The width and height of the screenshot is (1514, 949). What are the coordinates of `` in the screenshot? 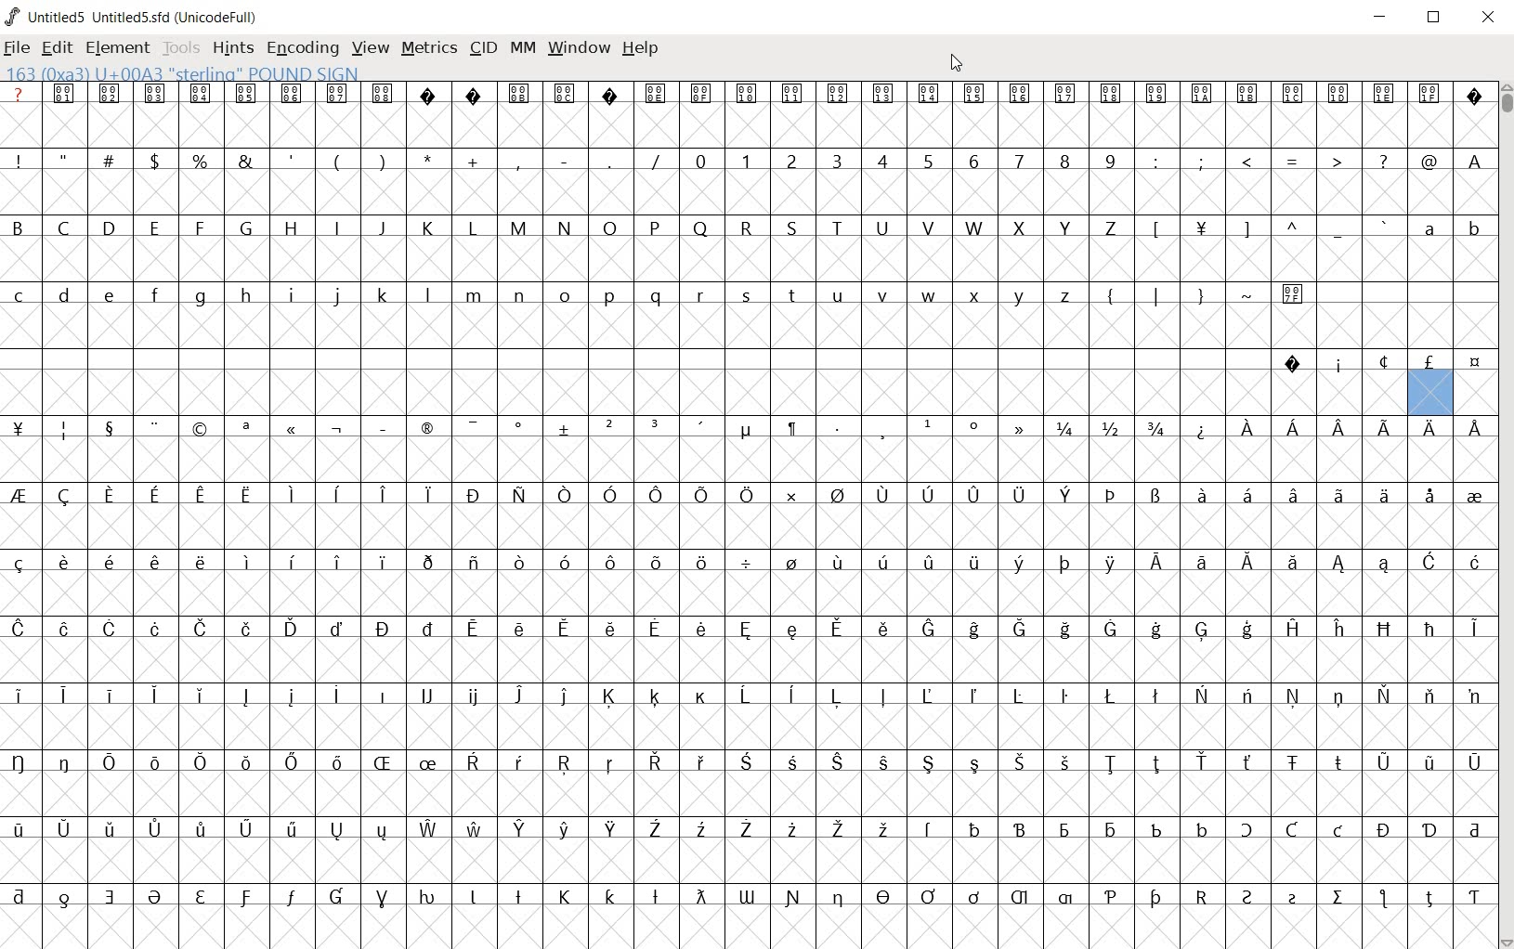 It's located at (198, 562).